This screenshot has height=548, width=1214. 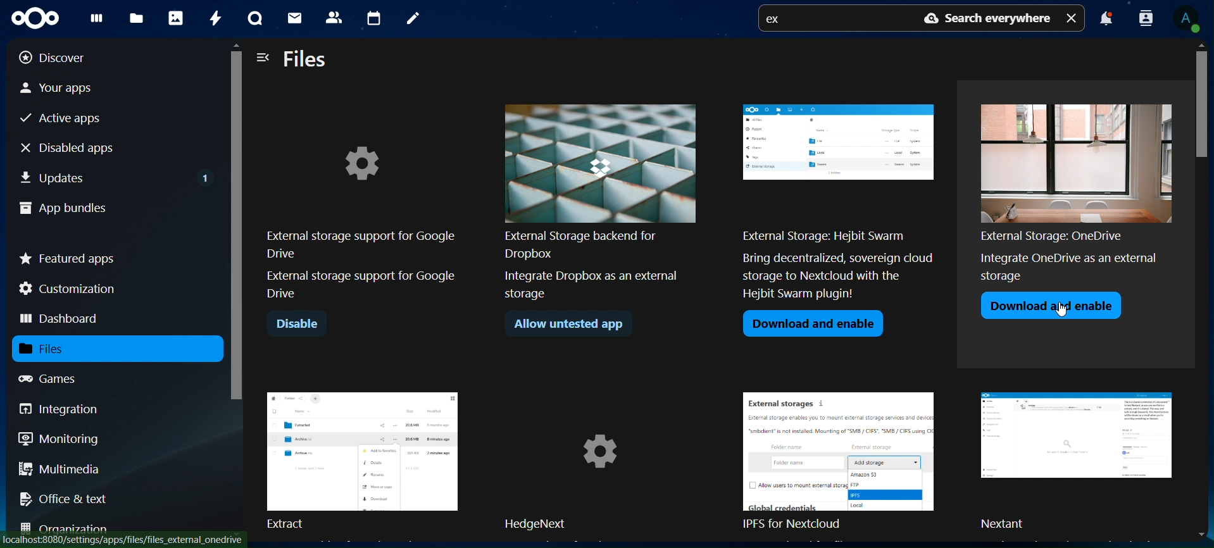 What do you see at coordinates (68, 498) in the screenshot?
I see `office & text` at bounding box center [68, 498].